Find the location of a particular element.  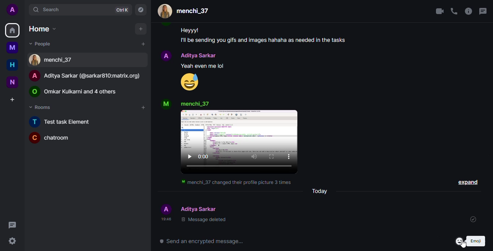

people is located at coordinates (186, 11).